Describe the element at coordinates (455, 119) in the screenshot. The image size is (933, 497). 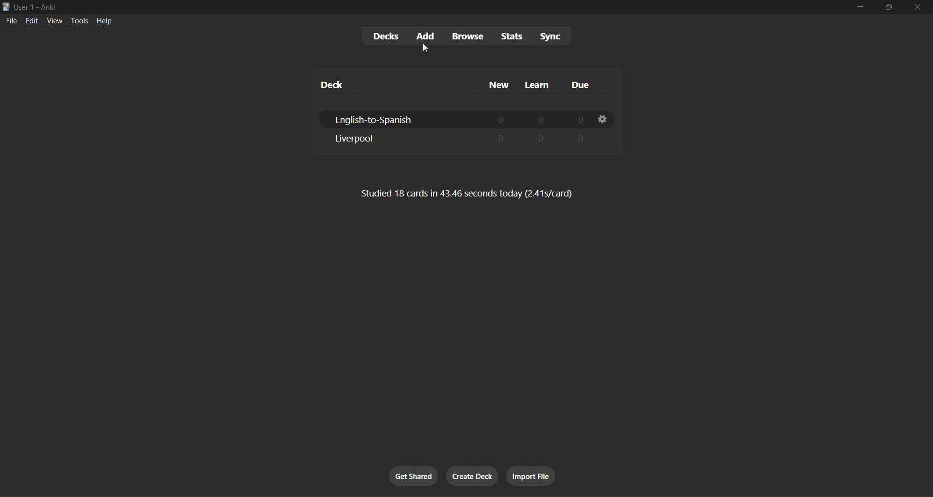
I see `english-to-spanish deck` at that location.